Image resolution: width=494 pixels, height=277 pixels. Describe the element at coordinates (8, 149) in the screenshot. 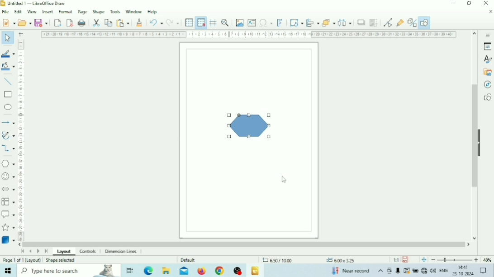

I see `Connectors` at that location.